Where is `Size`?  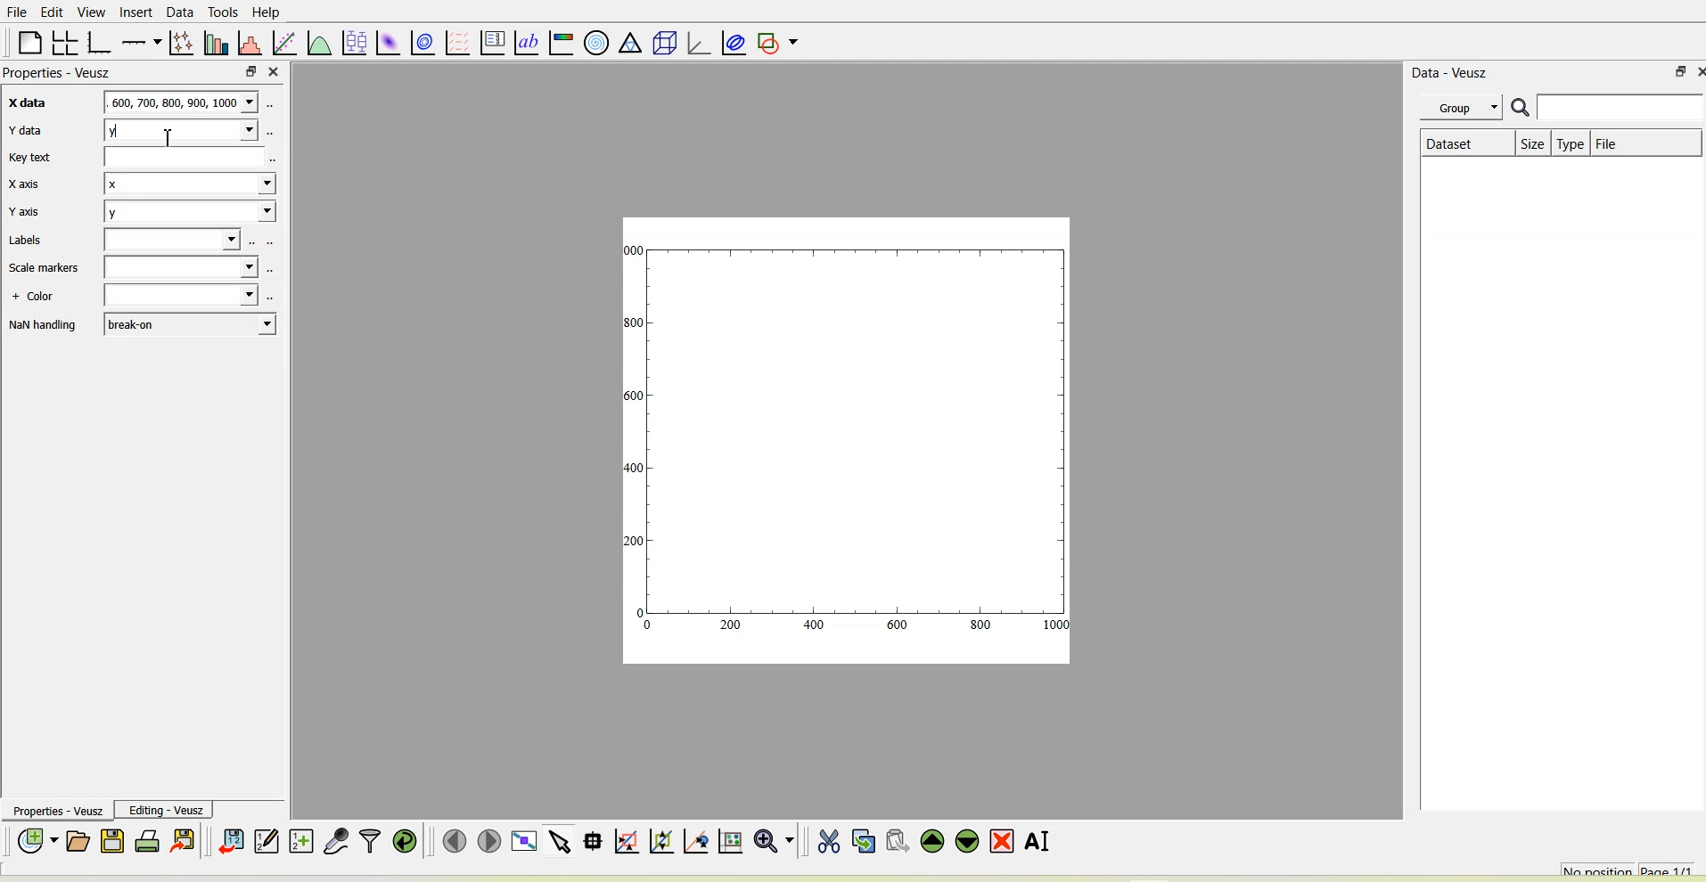 Size is located at coordinates (1533, 143).